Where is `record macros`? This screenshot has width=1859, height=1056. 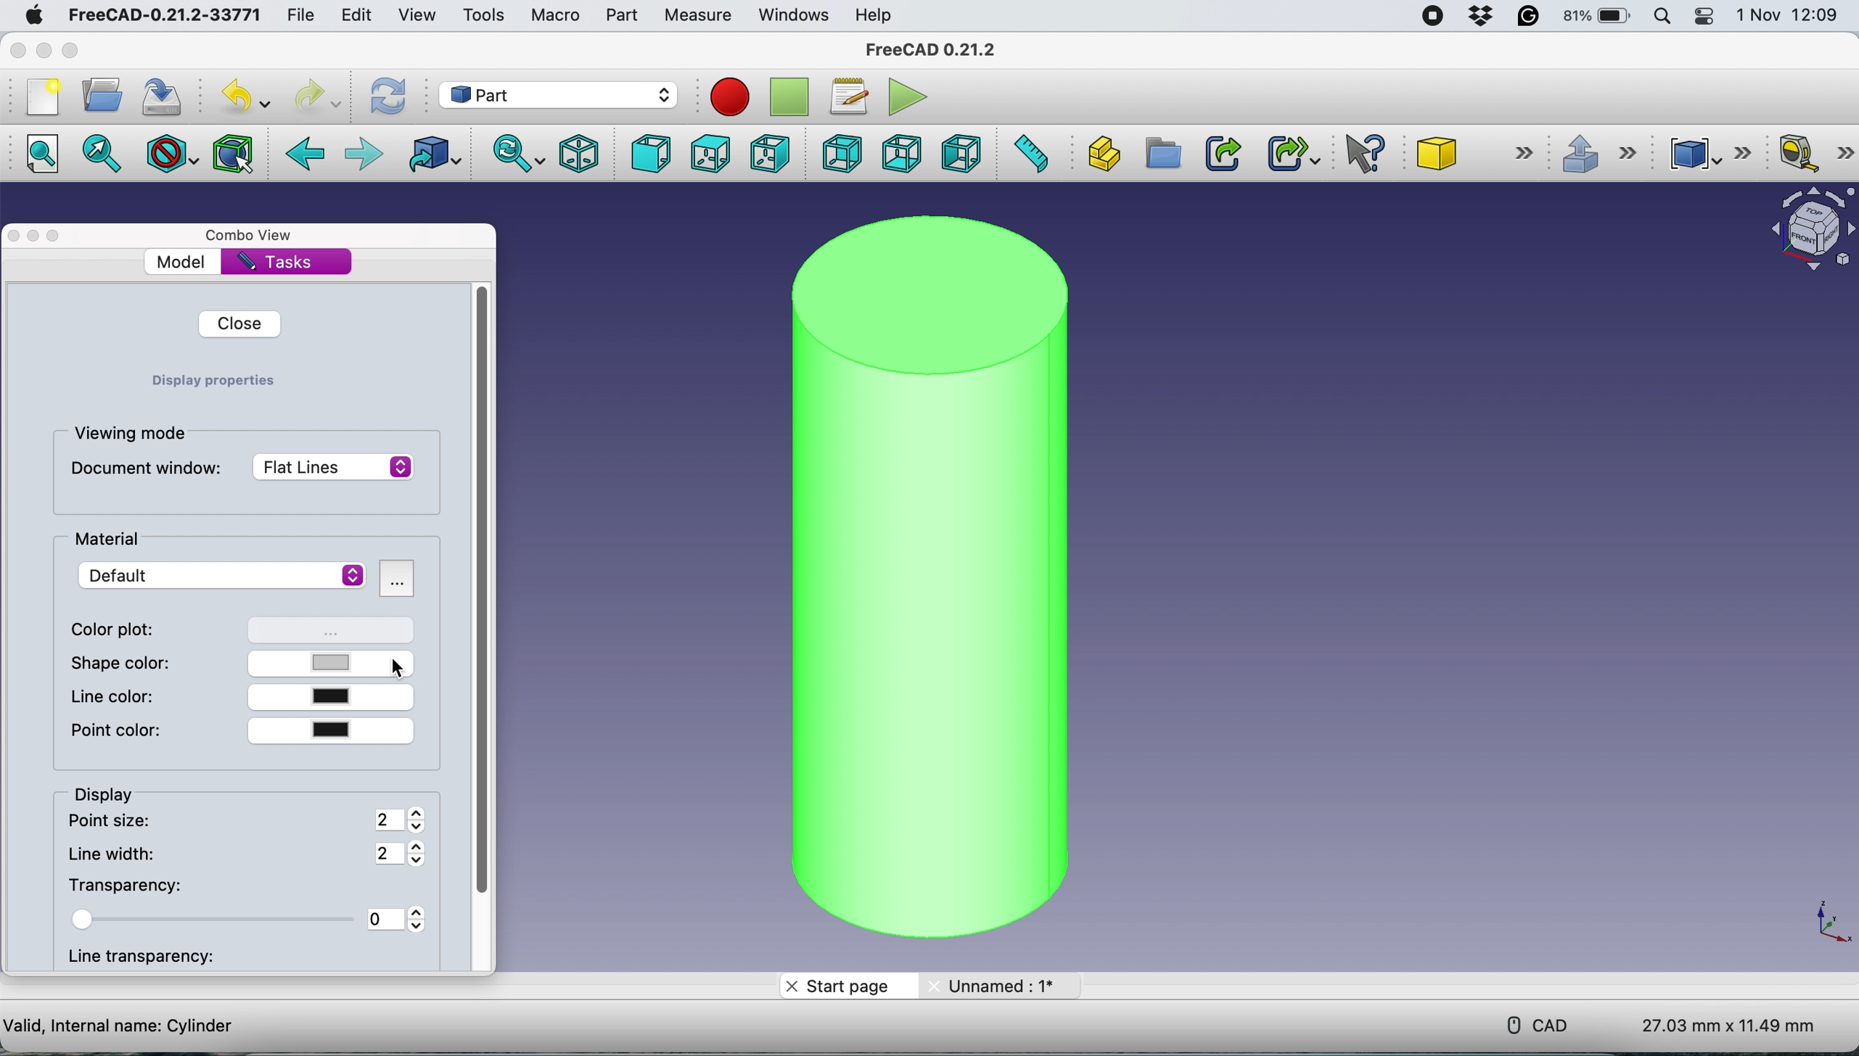
record macros is located at coordinates (728, 96).